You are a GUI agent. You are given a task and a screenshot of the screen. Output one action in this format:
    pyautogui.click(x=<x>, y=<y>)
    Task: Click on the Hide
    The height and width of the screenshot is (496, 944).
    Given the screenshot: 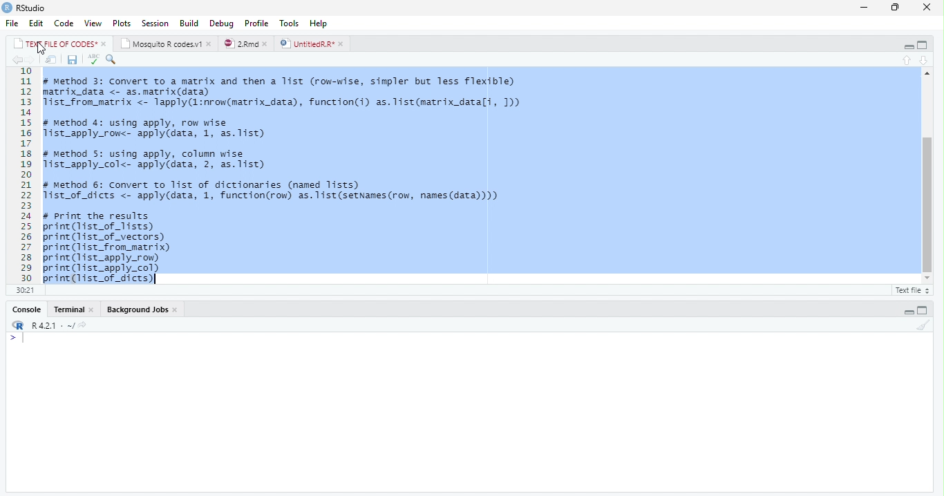 What is the action you would take?
    pyautogui.click(x=907, y=46)
    